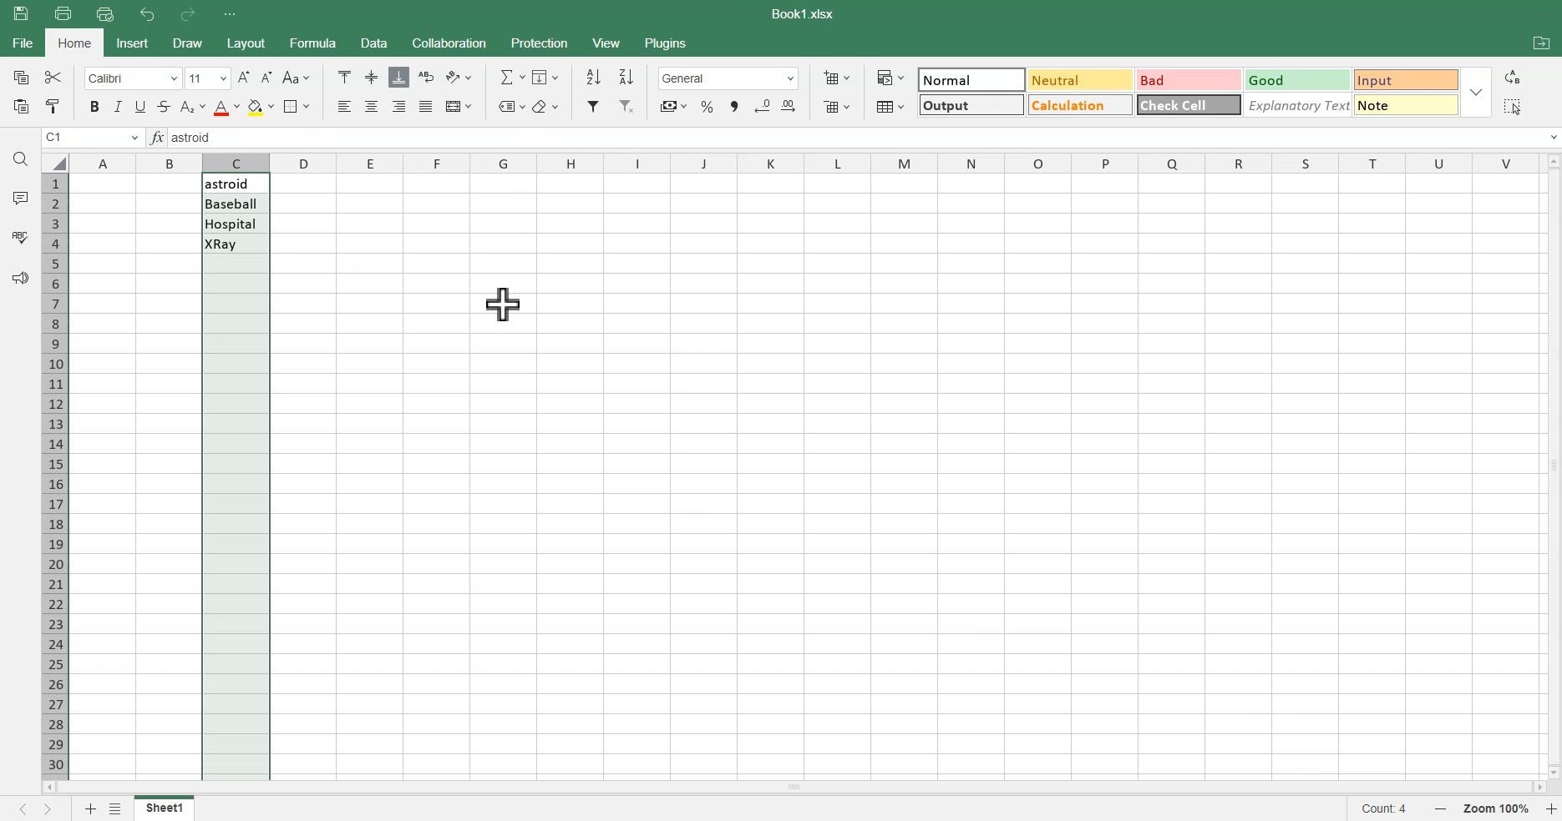 The width and height of the screenshot is (1562, 821). Describe the element at coordinates (185, 43) in the screenshot. I see `Draw` at that location.